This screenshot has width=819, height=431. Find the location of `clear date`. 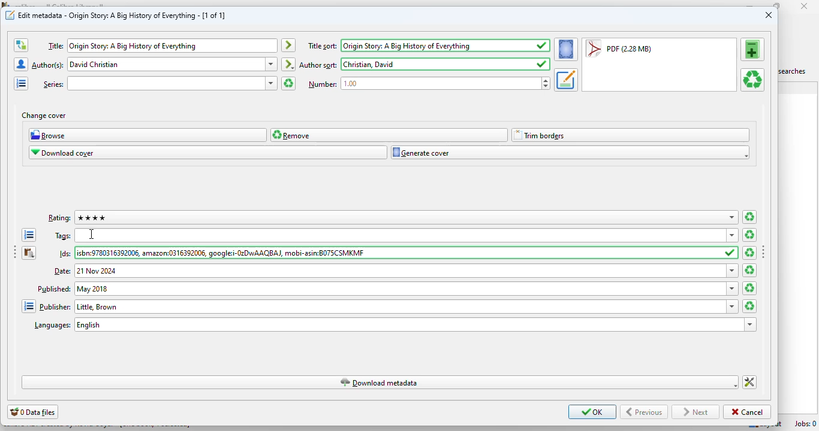

clear date is located at coordinates (750, 288).